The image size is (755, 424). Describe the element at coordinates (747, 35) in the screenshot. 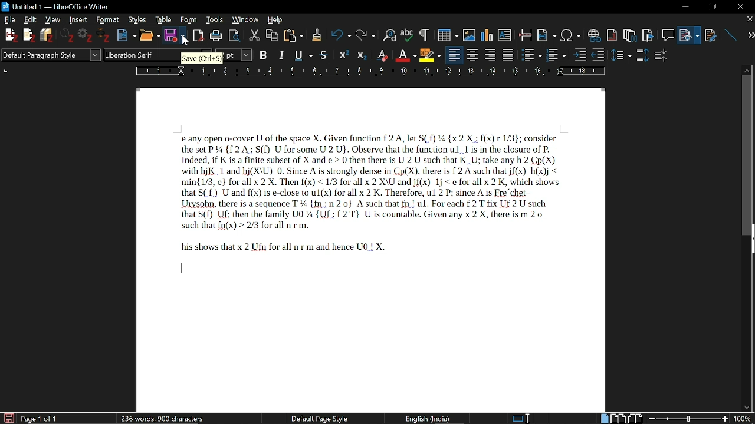

I see `next` at that location.